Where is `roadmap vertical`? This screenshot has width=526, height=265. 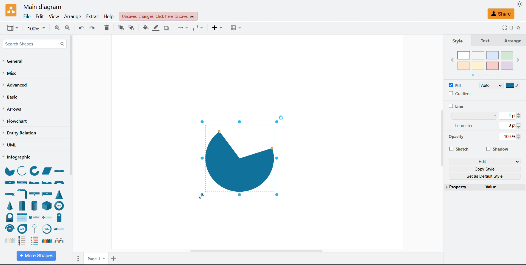
roadmap vertical is located at coordinates (24, 240).